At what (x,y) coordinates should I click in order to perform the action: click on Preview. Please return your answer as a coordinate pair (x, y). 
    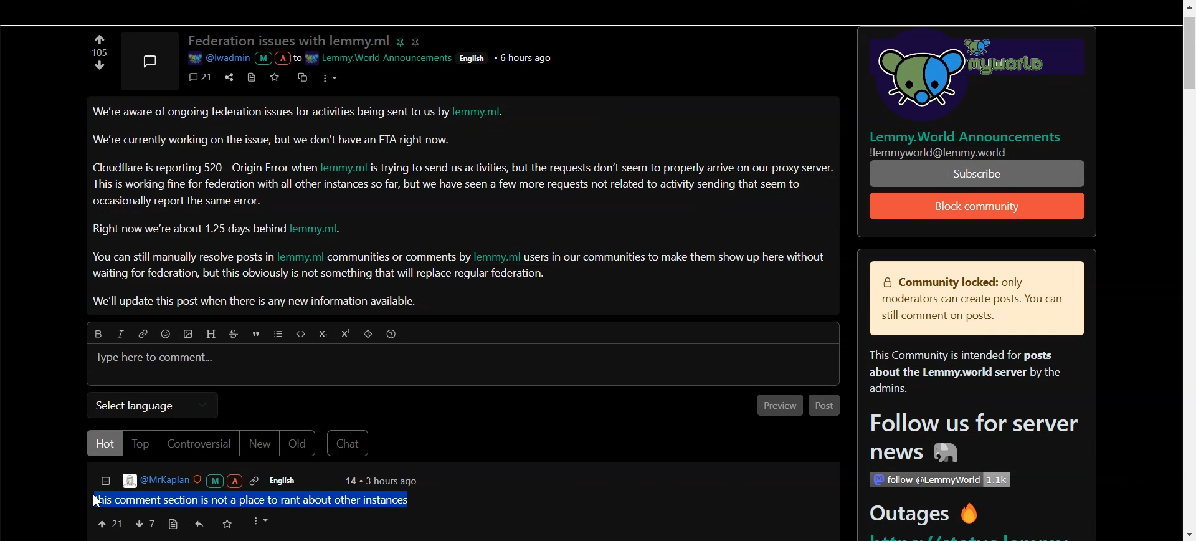
    Looking at the image, I should click on (776, 406).